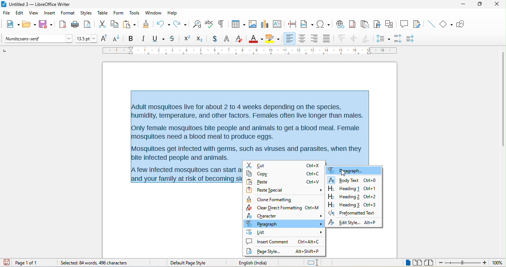 Image resolution: width=506 pixels, height=267 pixels. I want to click on shortcut key, so click(371, 197).